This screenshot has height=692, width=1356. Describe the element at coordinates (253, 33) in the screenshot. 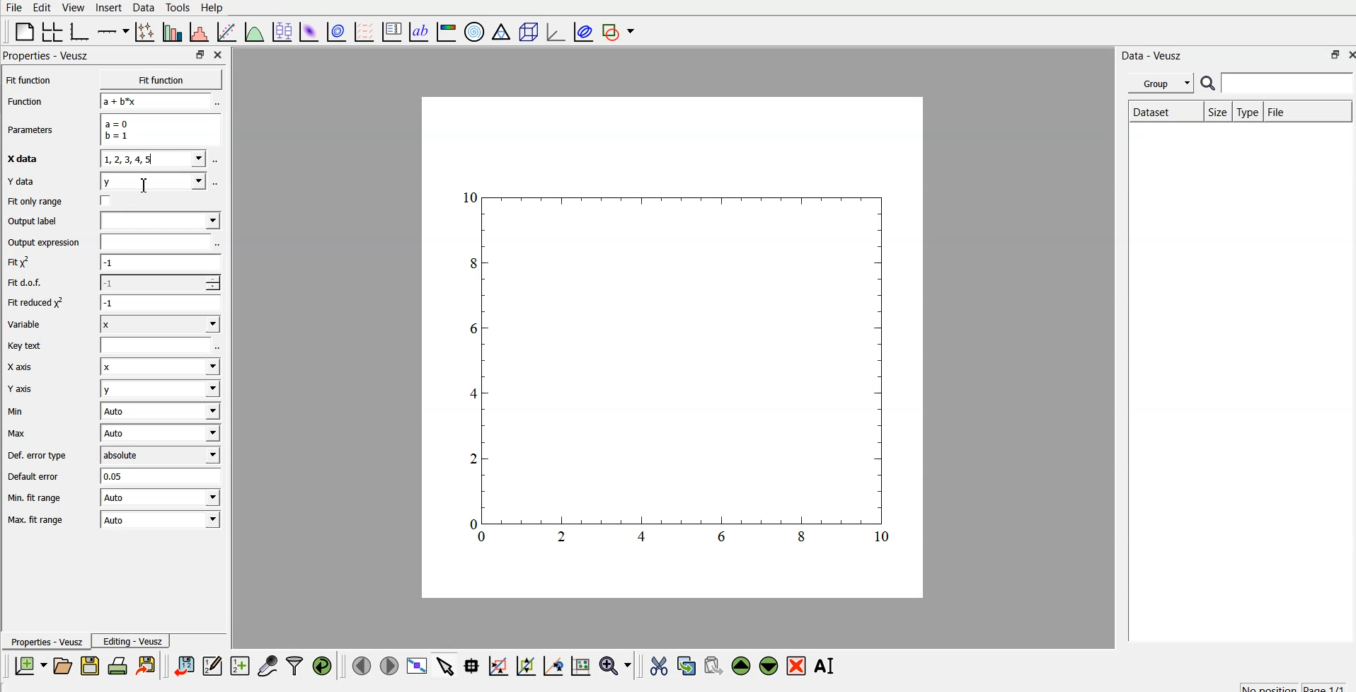

I see `plot a function` at that location.